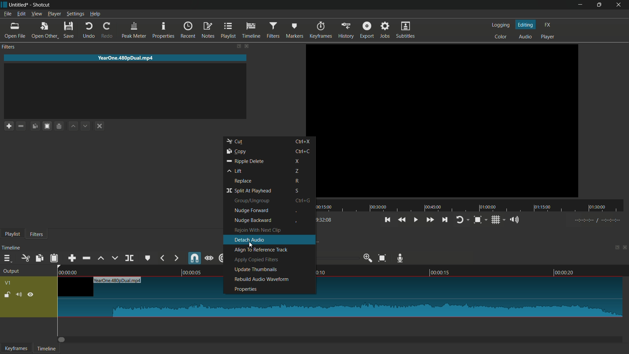  Describe the element at coordinates (296, 212) in the screenshot. I see `keyboard shortcut` at that location.